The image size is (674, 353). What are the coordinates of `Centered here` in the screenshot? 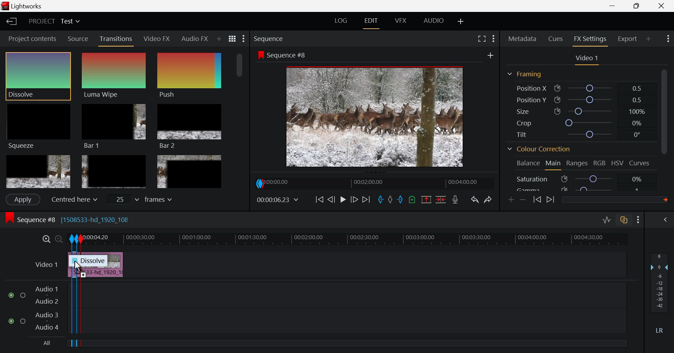 It's located at (72, 200).